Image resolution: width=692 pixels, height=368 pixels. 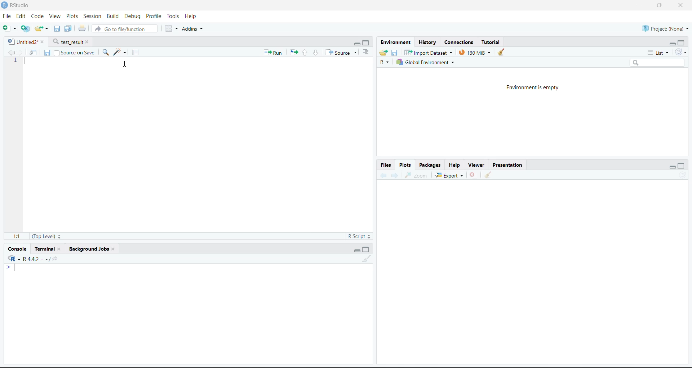 I want to click on Go to next section/chunk (Ctrl + pgDn), so click(x=315, y=52).